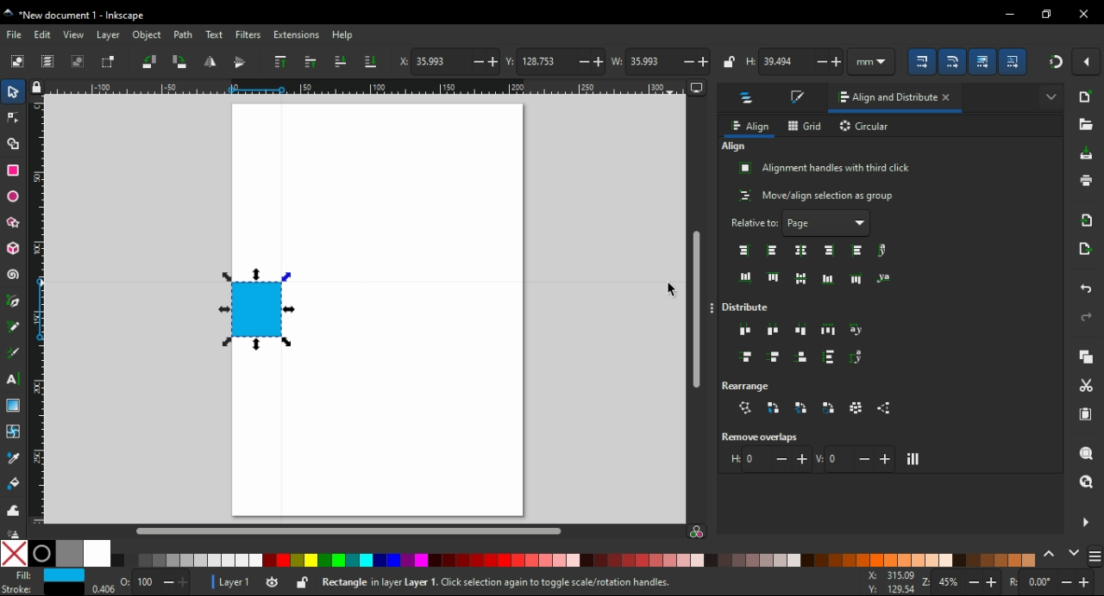  What do you see at coordinates (1049, 14) in the screenshot?
I see `restore` at bounding box center [1049, 14].